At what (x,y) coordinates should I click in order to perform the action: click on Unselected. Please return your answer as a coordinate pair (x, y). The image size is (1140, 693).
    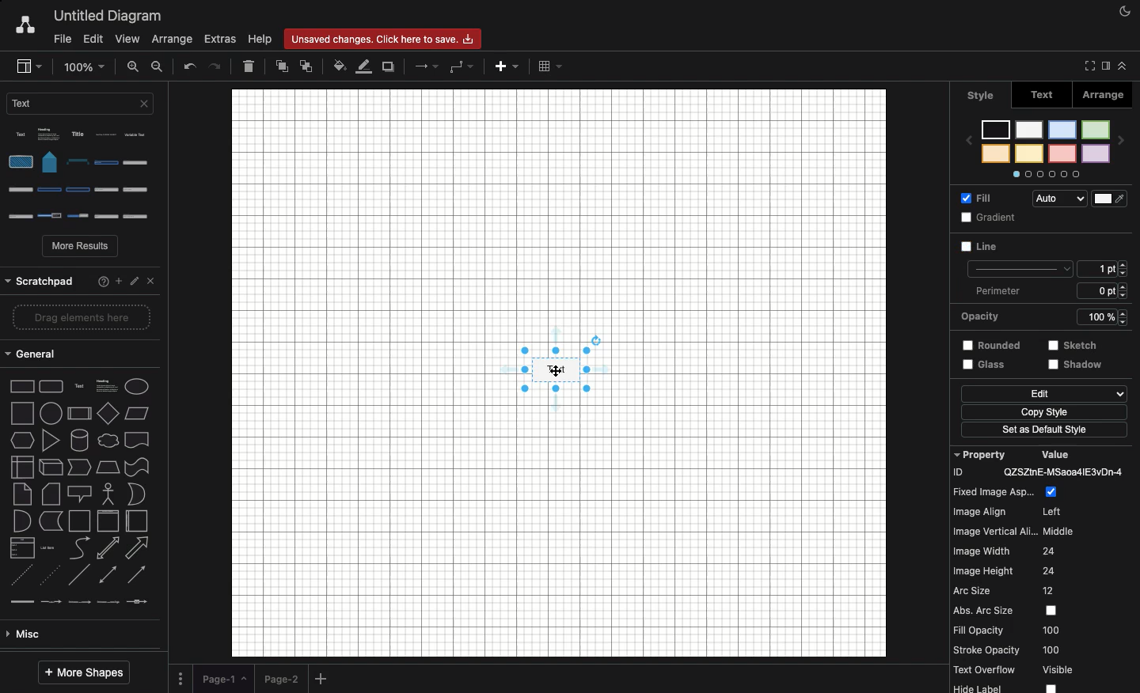
    Looking at the image, I should click on (980, 250).